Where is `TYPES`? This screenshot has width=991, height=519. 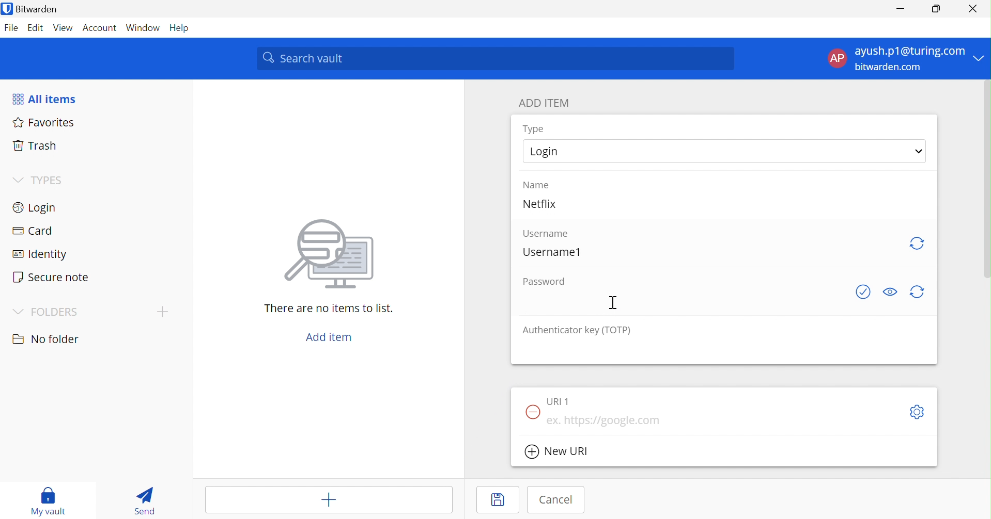
TYPES is located at coordinates (39, 180).